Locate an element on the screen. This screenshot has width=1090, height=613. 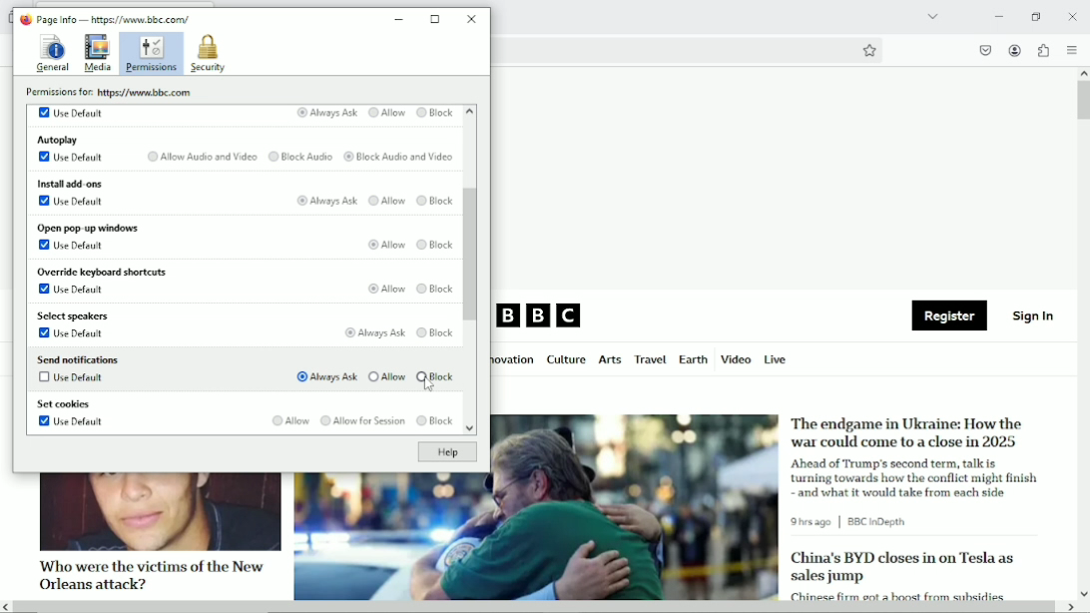
scroll down is located at coordinates (1083, 593).